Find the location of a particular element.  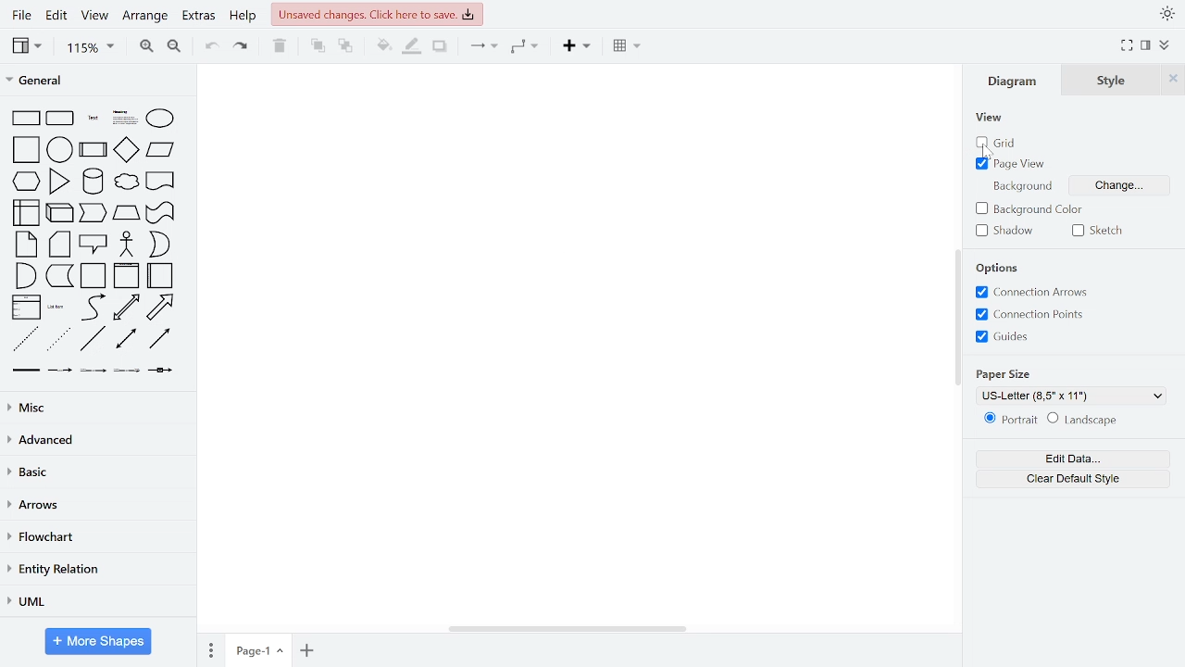

bidirectional arrow is located at coordinates (129, 308).